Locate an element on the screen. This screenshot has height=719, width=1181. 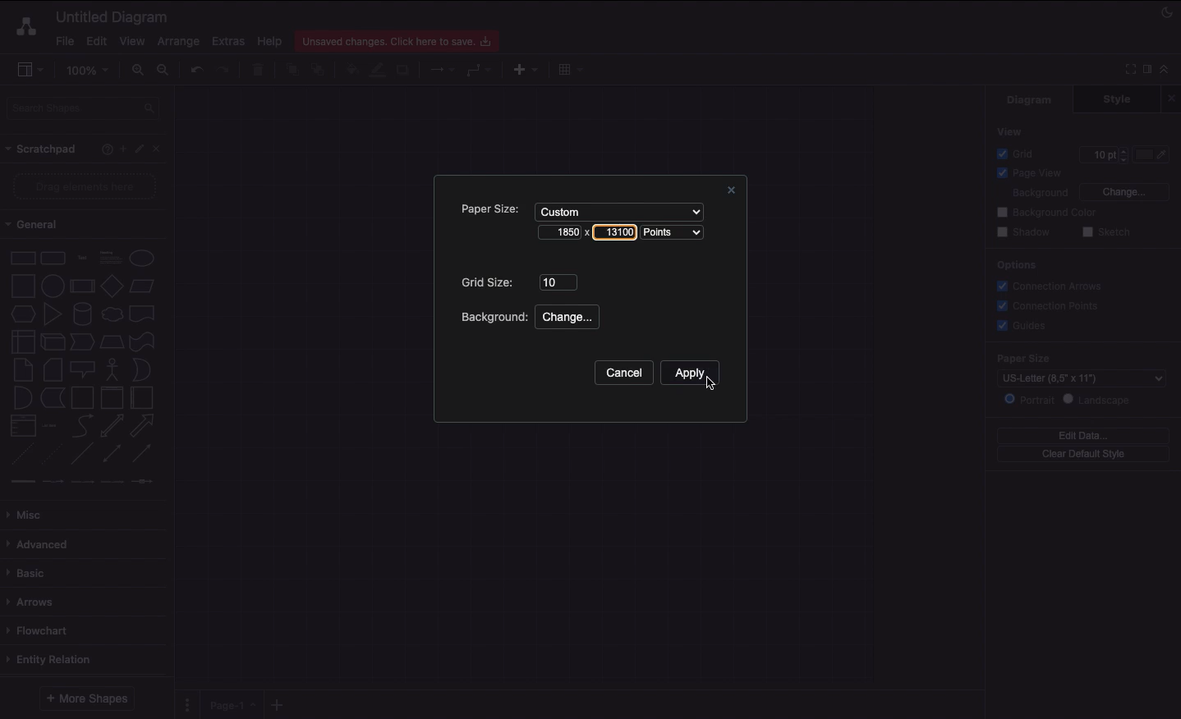
Style is located at coordinates (1119, 98).